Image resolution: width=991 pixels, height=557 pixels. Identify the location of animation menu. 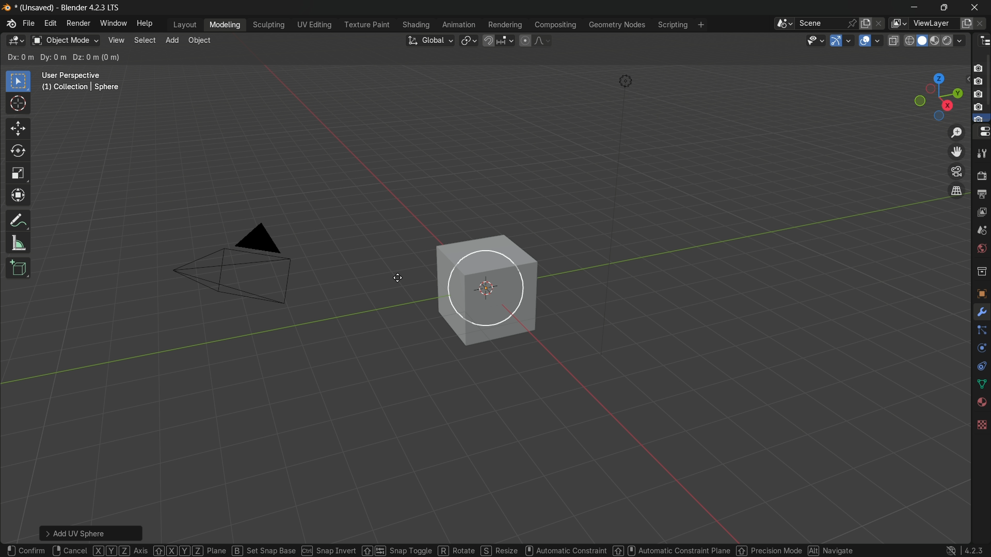
(460, 24).